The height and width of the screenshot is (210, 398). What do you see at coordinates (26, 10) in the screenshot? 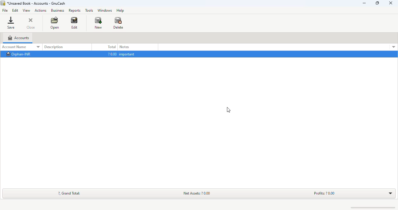
I see `view` at bounding box center [26, 10].